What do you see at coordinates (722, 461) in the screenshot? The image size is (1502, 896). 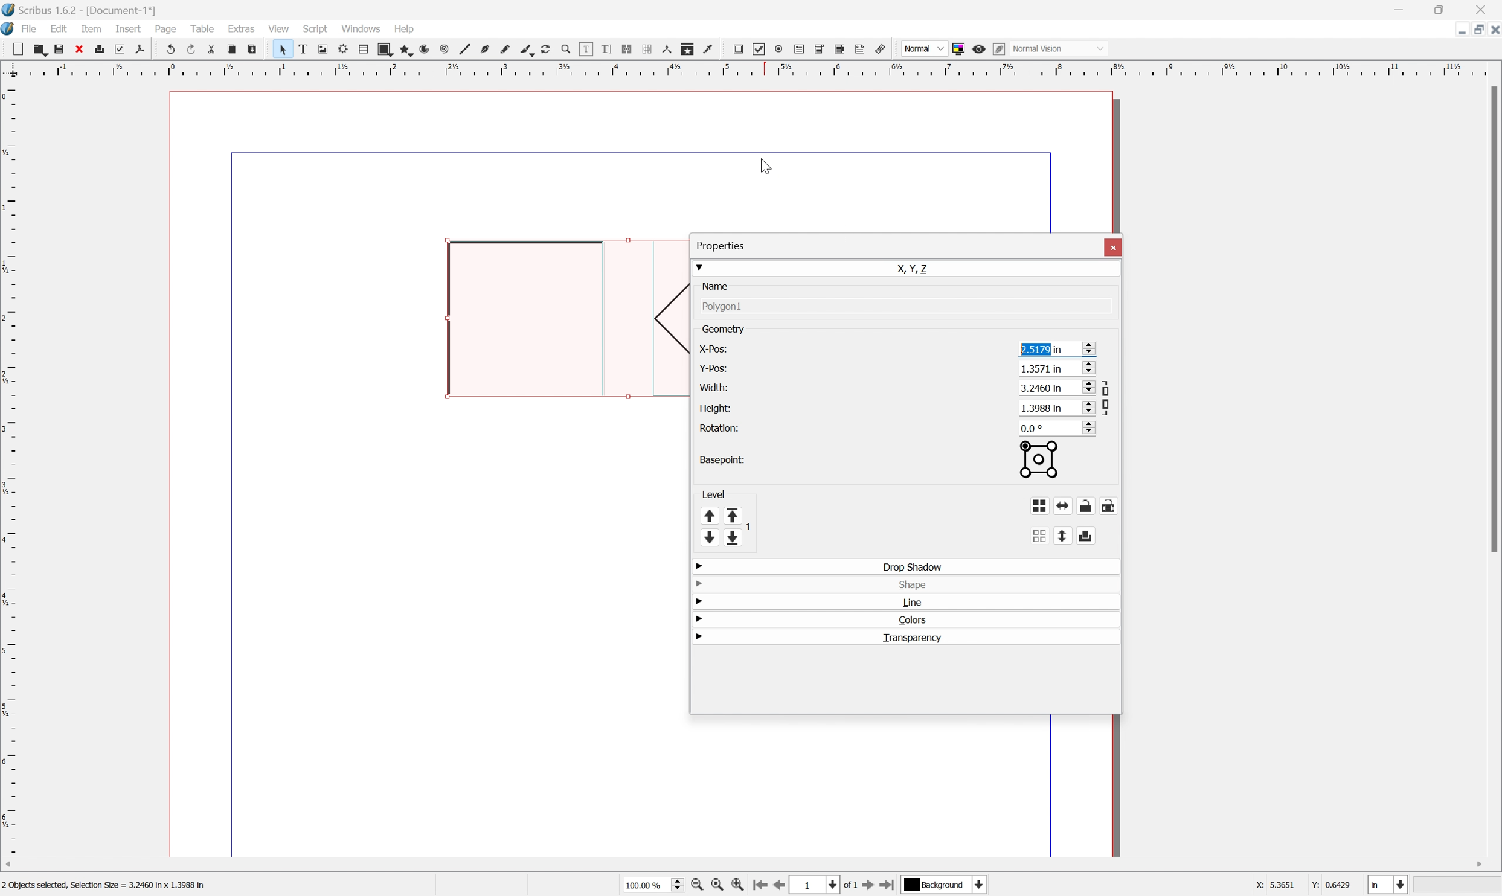 I see `basepoint` at bounding box center [722, 461].